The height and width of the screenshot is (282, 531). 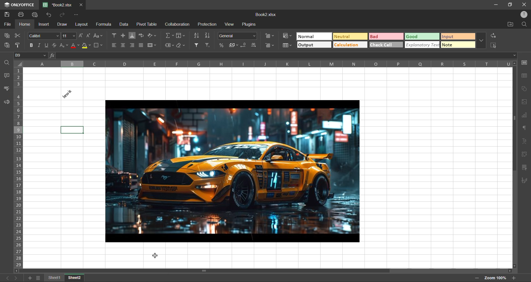 What do you see at coordinates (222, 46) in the screenshot?
I see `percent` at bounding box center [222, 46].